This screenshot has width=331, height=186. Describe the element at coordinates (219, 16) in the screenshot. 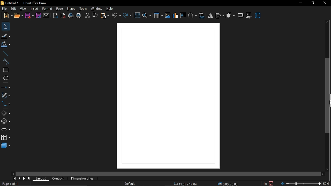

I see `align` at that location.